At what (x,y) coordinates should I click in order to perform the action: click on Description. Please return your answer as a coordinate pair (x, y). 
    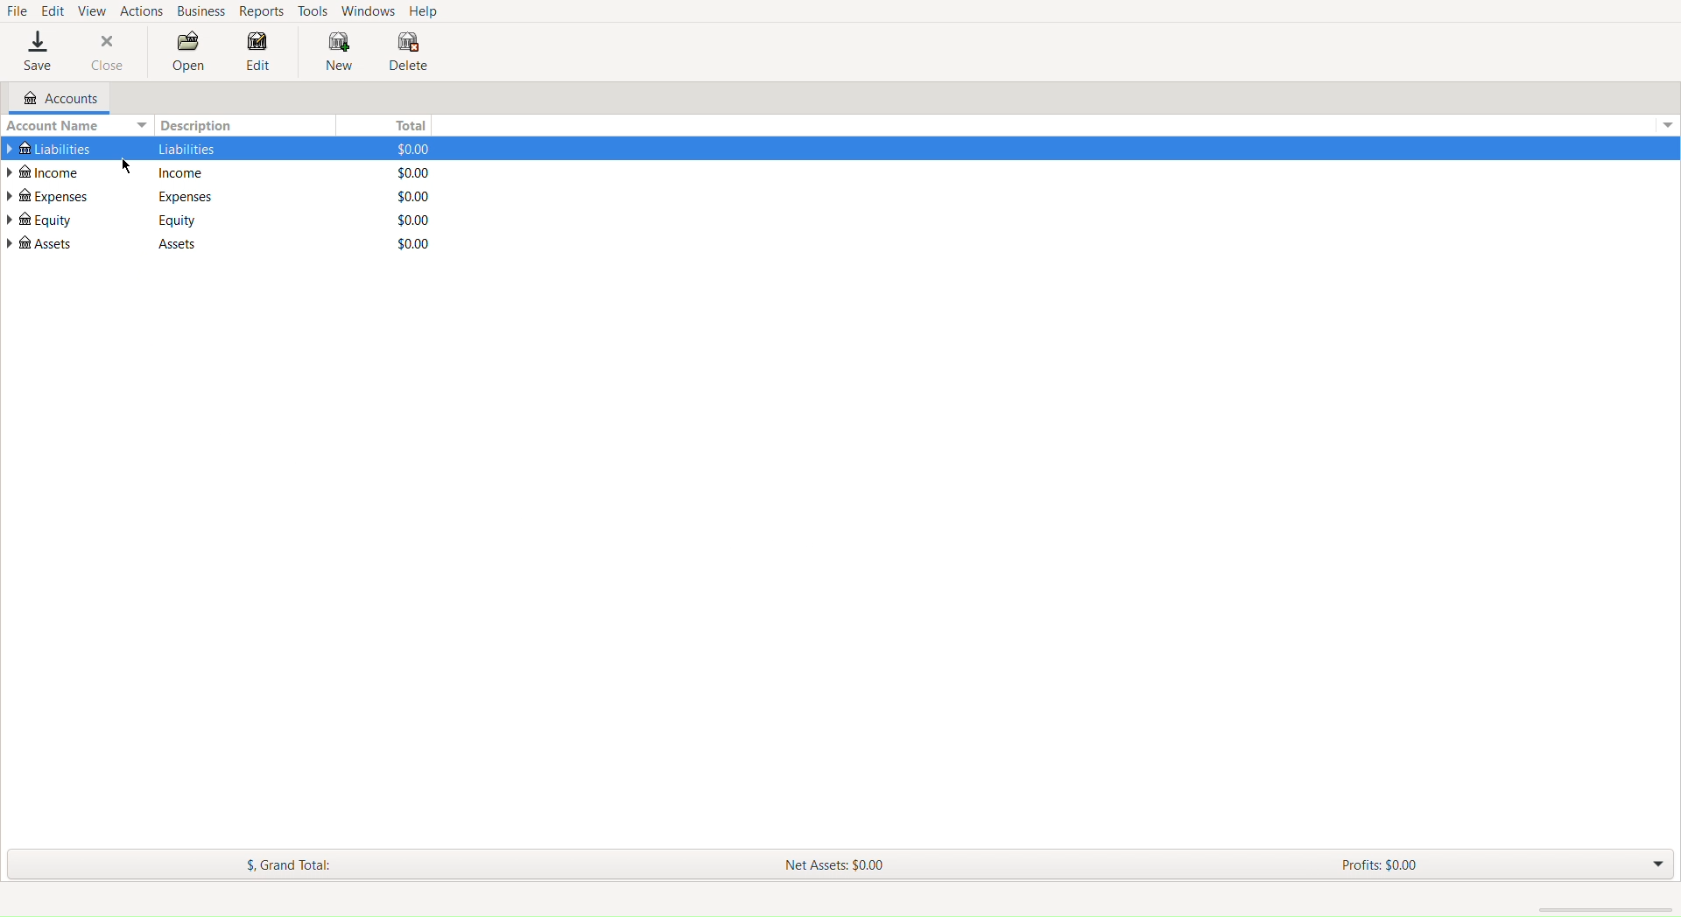
    Looking at the image, I should click on (177, 221).